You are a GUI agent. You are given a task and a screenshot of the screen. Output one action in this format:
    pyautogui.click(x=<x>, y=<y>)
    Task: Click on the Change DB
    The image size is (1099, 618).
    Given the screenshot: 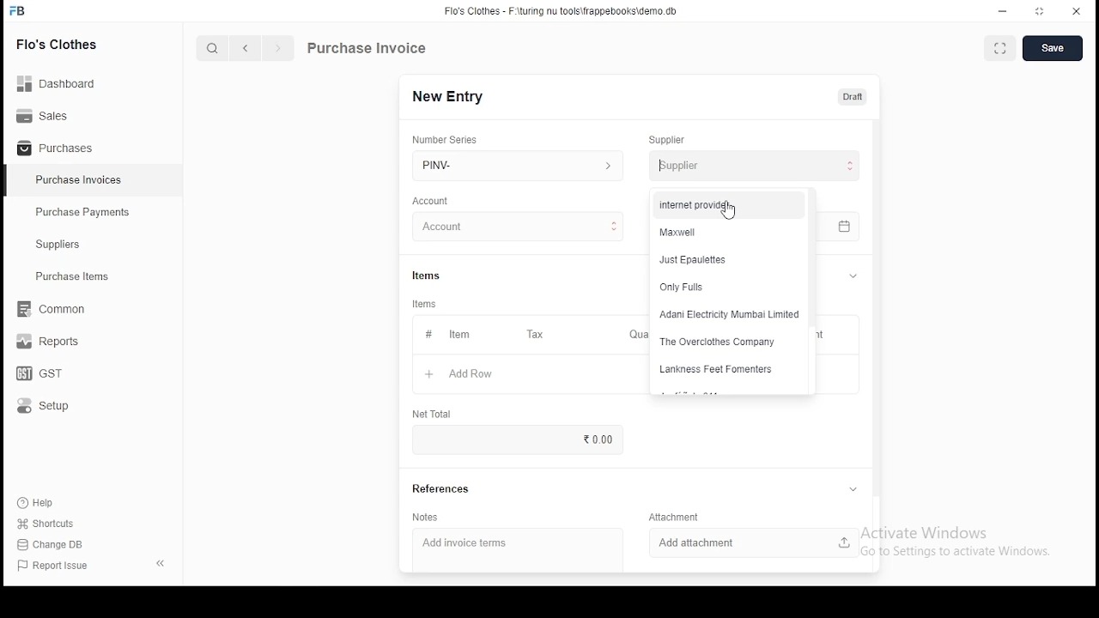 What is the action you would take?
    pyautogui.click(x=56, y=545)
    